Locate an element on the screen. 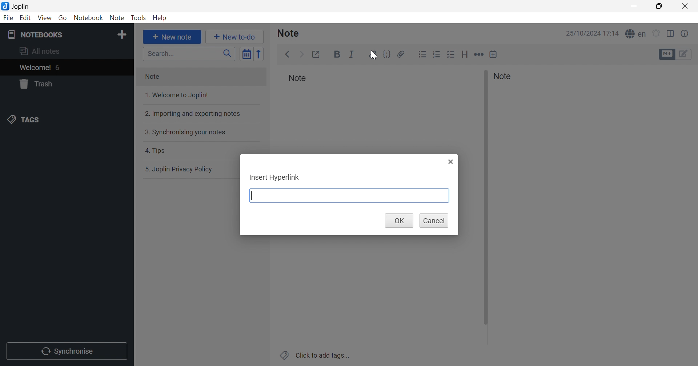 The height and width of the screenshot is (366, 698). Code is located at coordinates (387, 54).